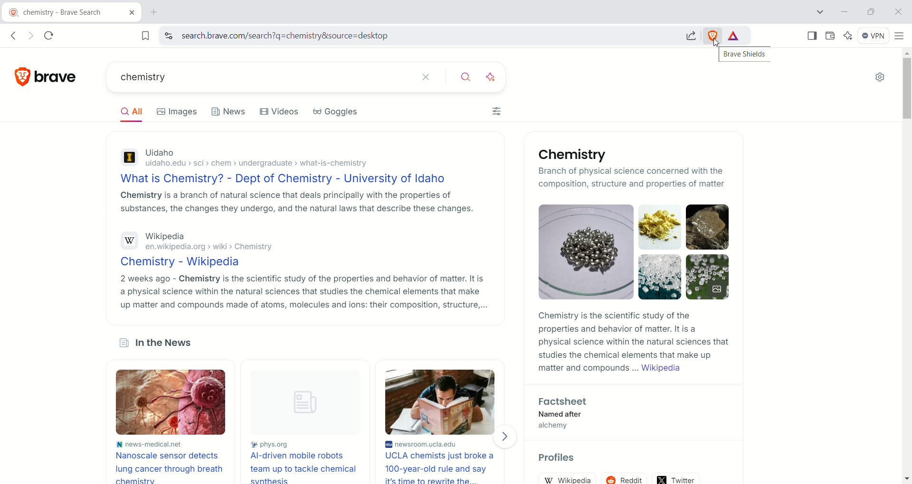 The width and height of the screenshot is (912, 484). What do you see at coordinates (229, 111) in the screenshot?
I see `News` at bounding box center [229, 111].